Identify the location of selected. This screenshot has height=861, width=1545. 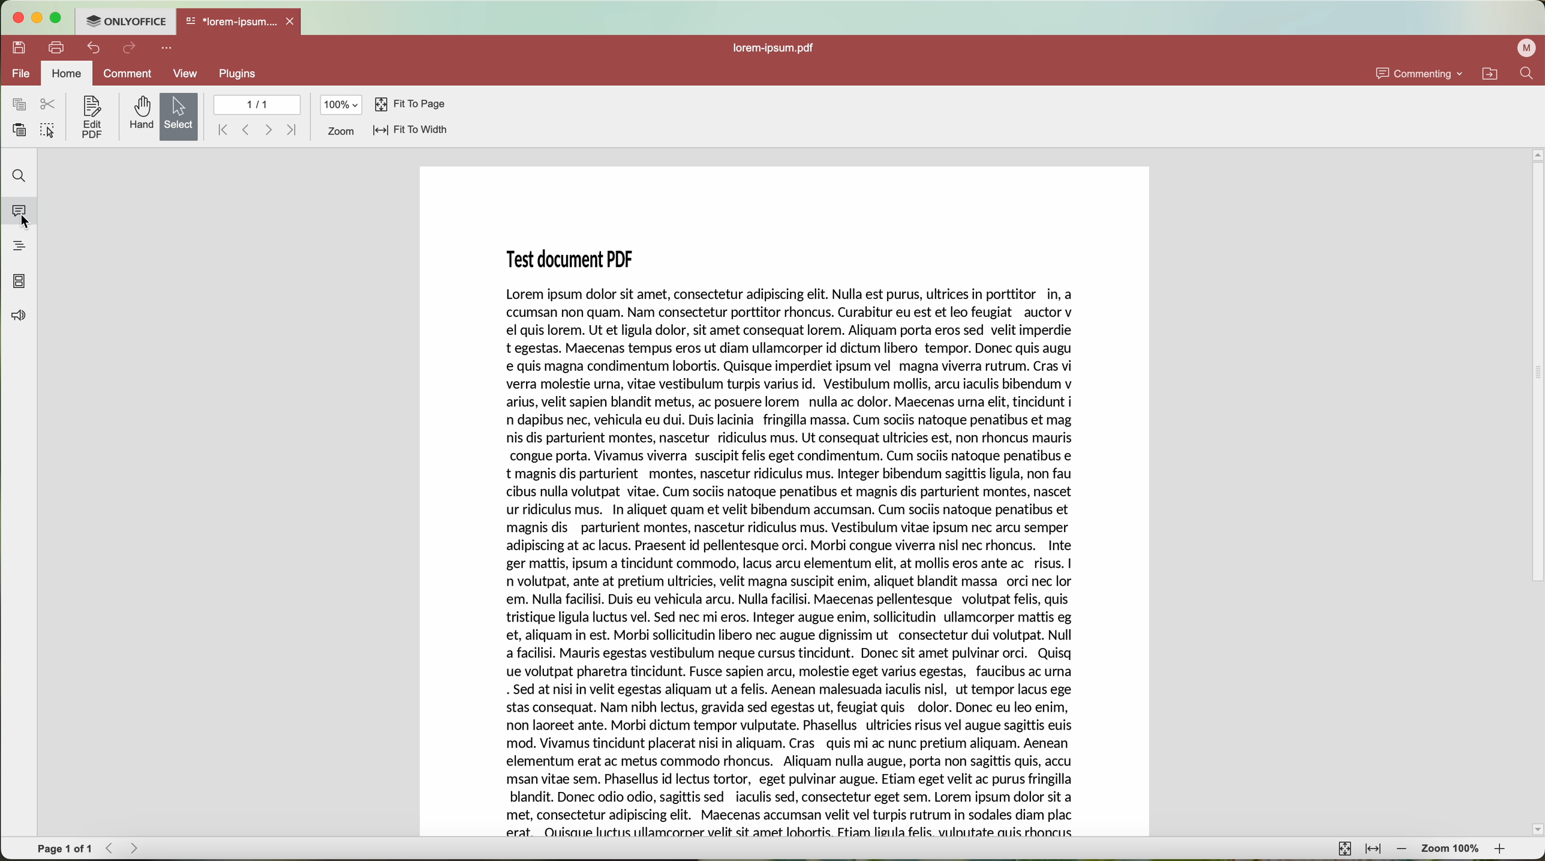
(180, 116).